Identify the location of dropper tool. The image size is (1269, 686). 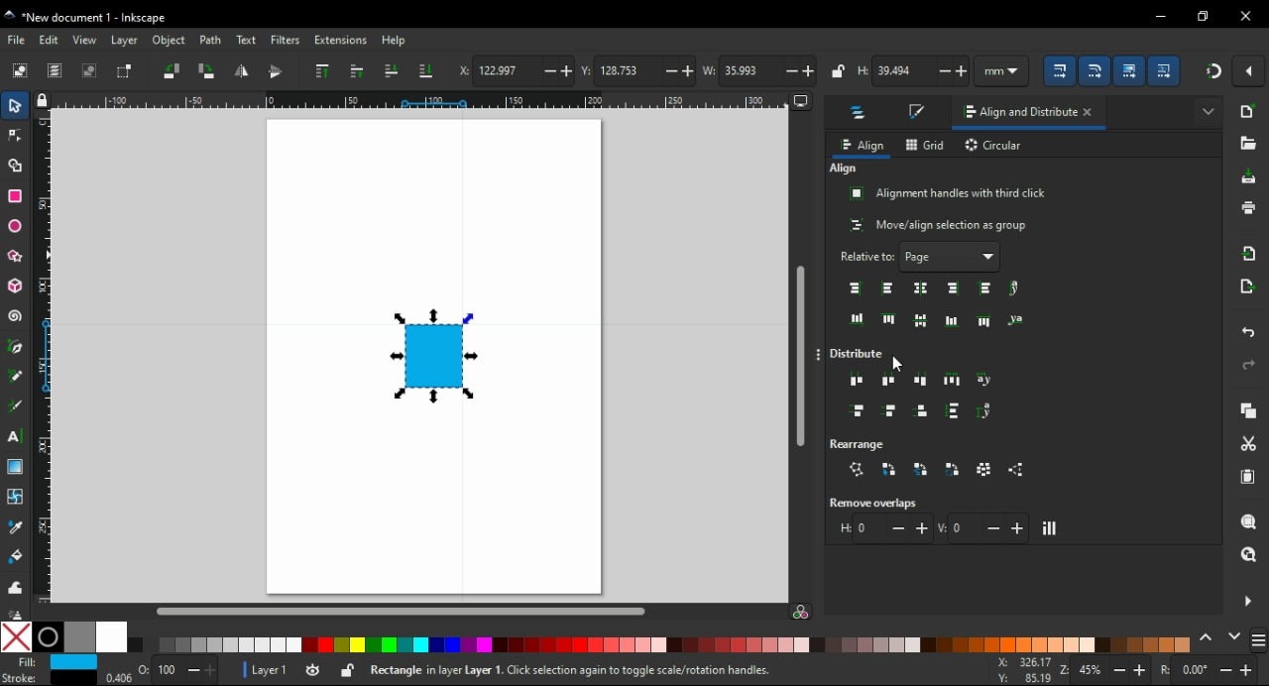
(17, 527).